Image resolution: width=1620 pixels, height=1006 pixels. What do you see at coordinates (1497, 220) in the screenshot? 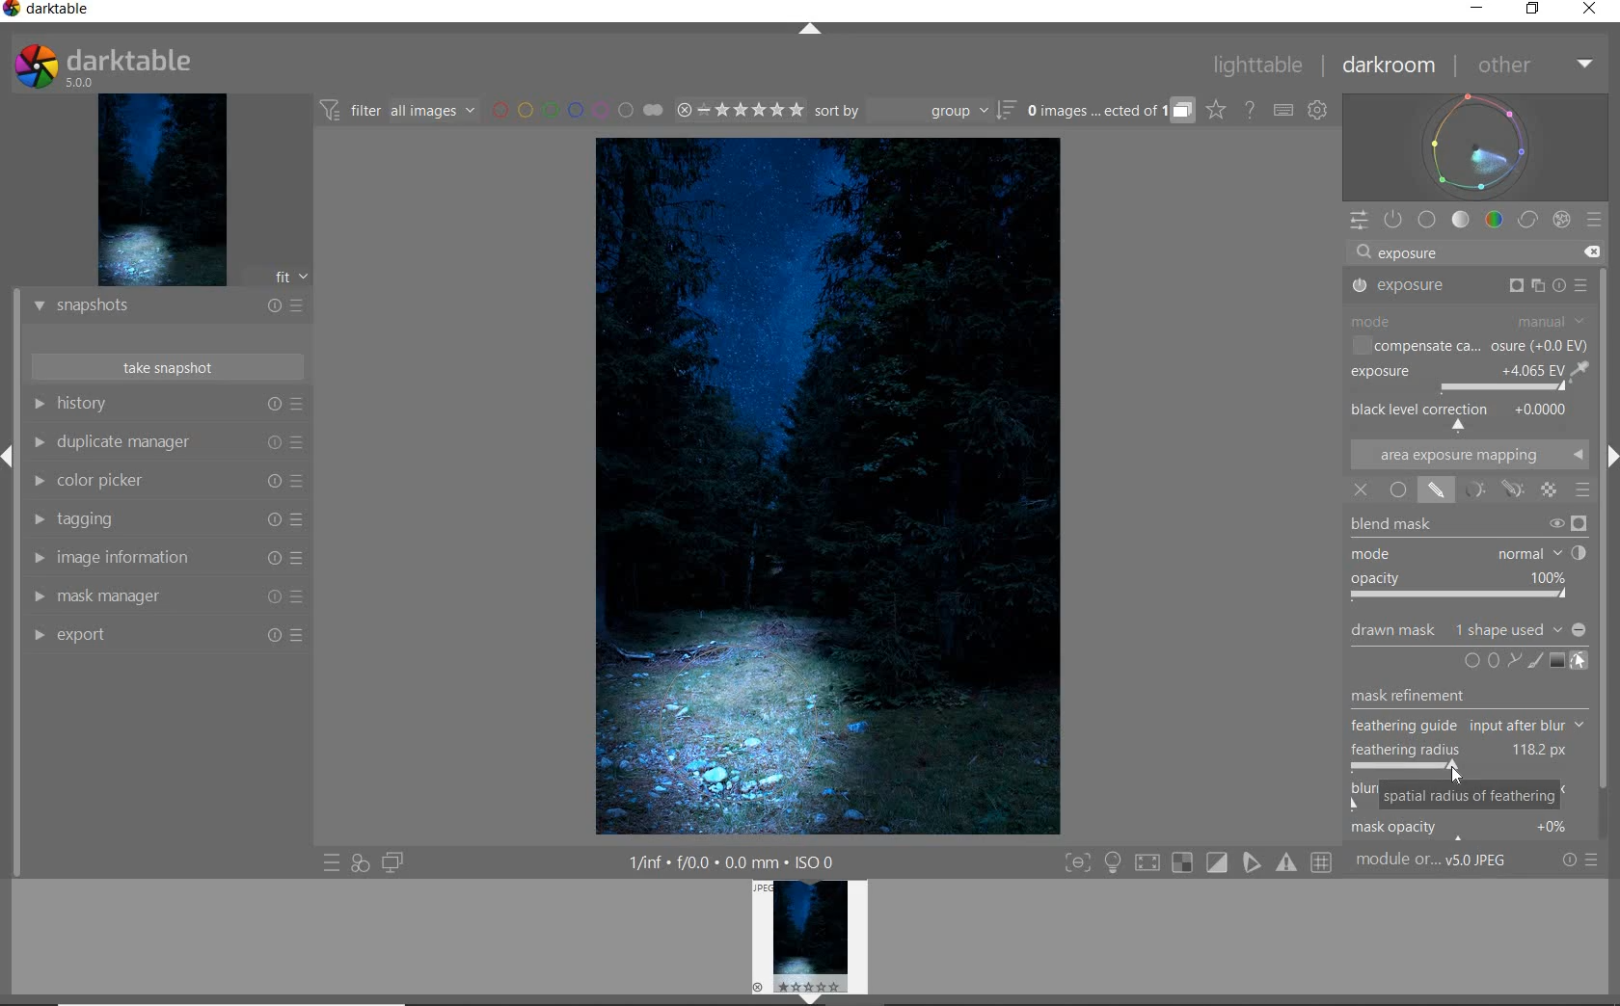
I see `COLOR` at bounding box center [1497, 220].